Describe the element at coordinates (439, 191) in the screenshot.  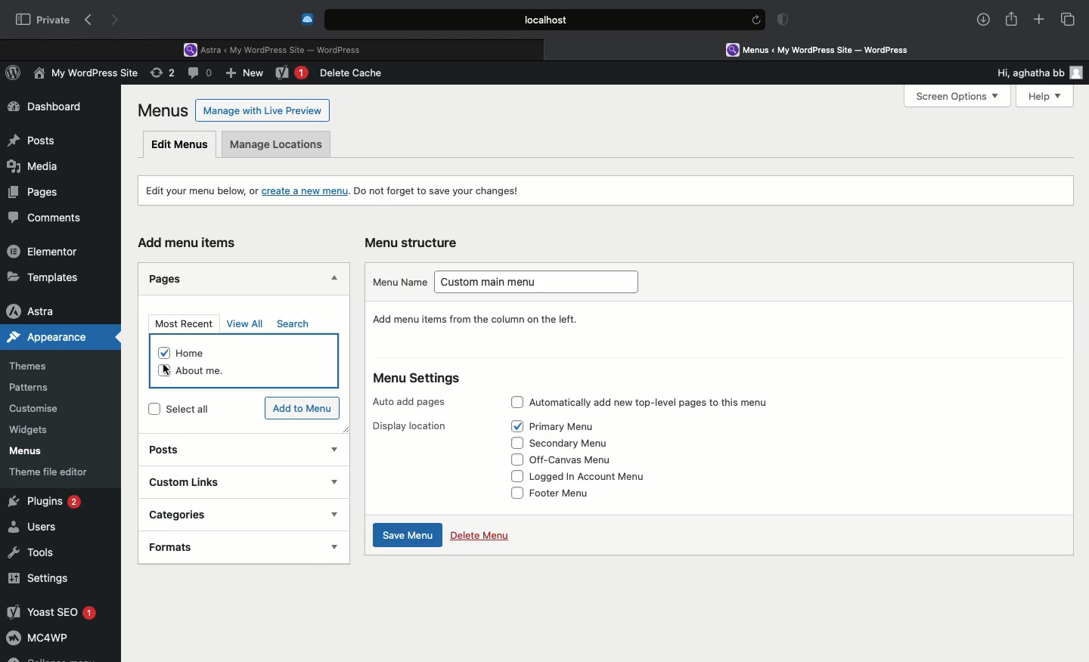
I see `Do not forget to save your changes!` at that location.